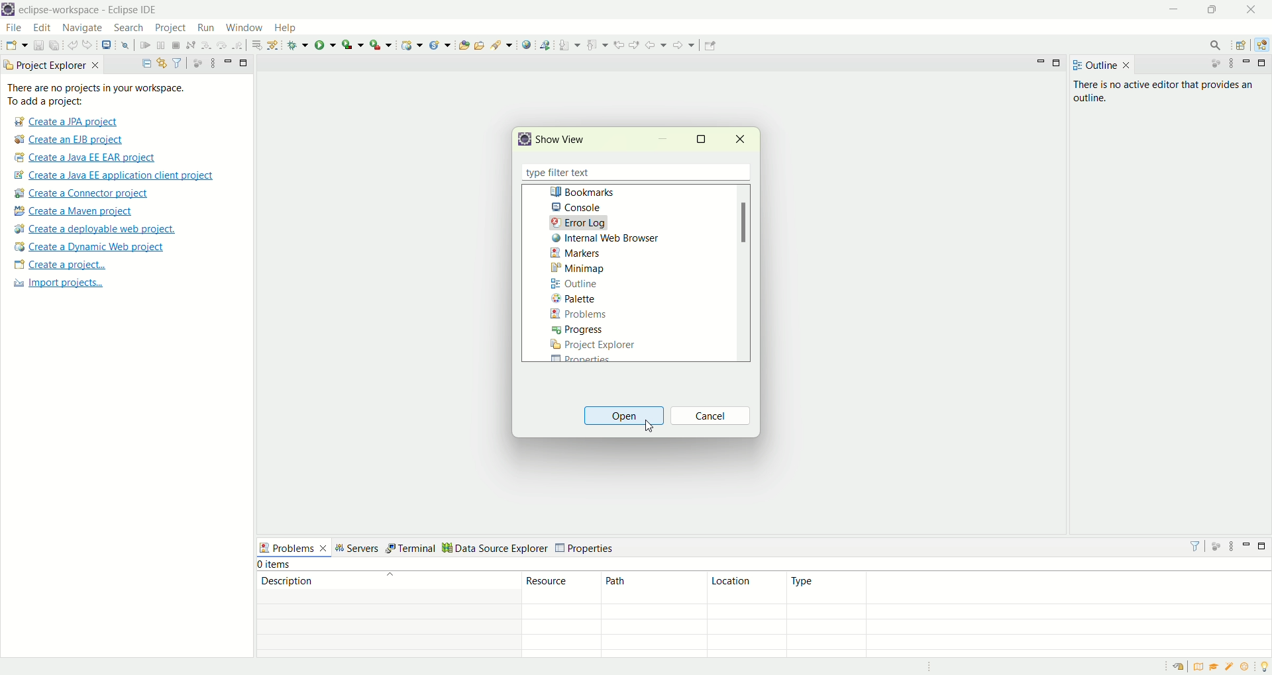  I want to click on progress, so click(582, 332).